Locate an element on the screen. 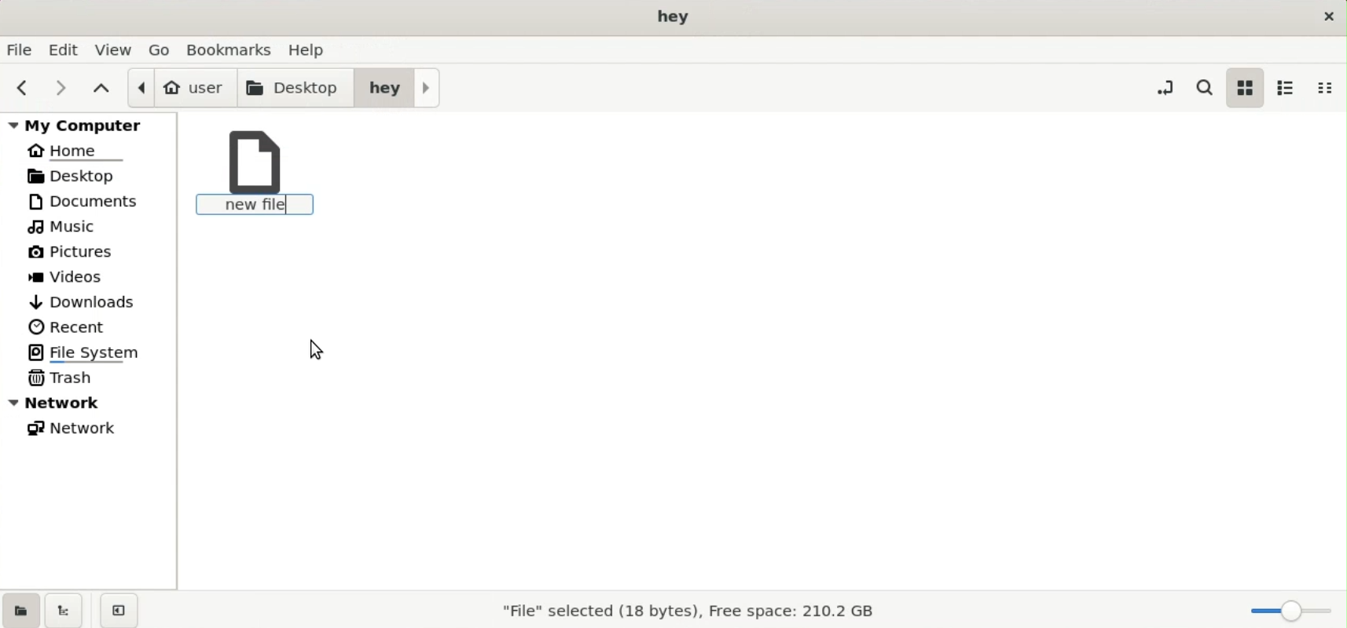  zoom is located at coordinates (1287, 611).